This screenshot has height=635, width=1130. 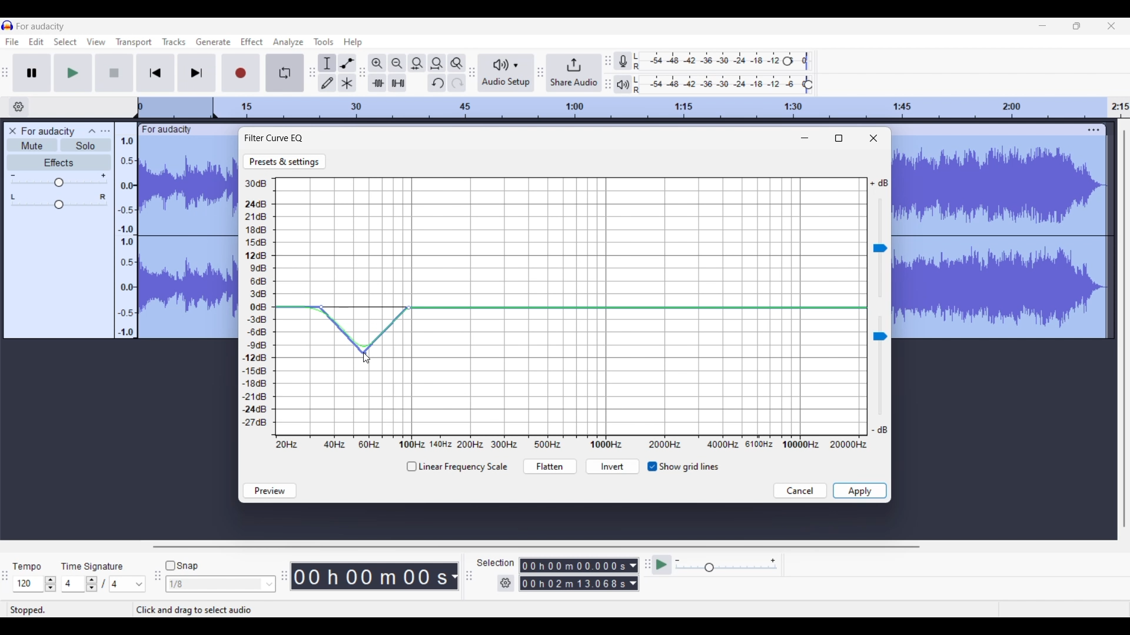 I want to click on Go to Presets and settings, so click(x=285, y=162).